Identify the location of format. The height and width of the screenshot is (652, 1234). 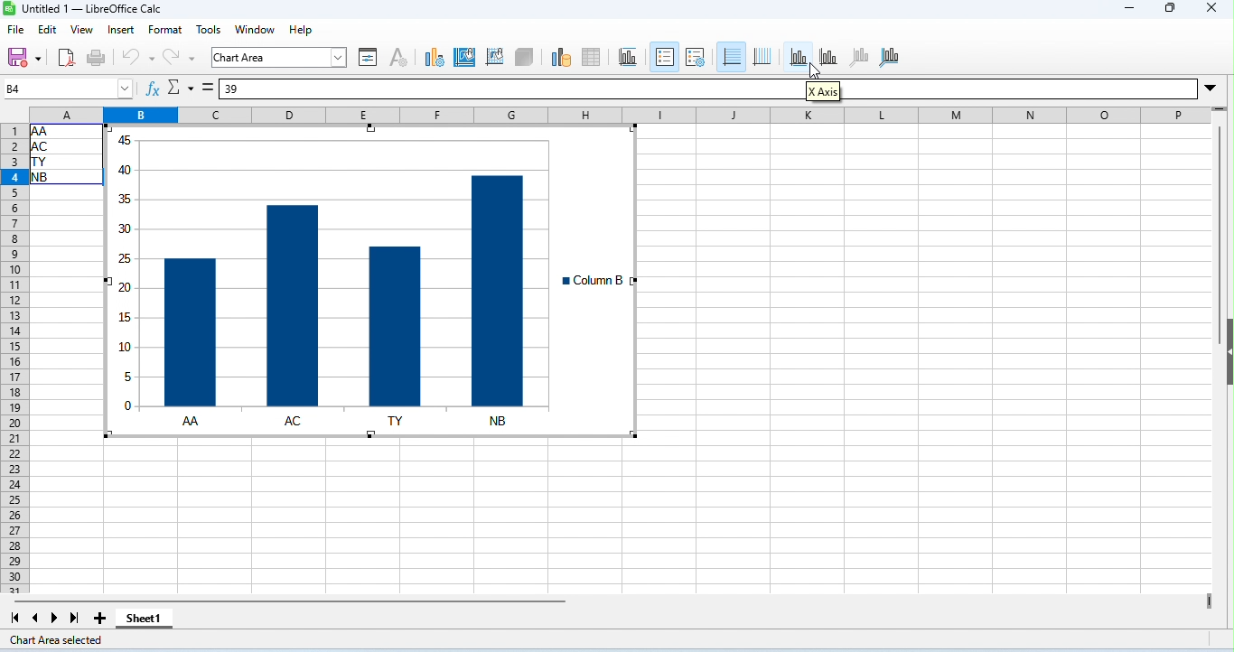
(164, 32).